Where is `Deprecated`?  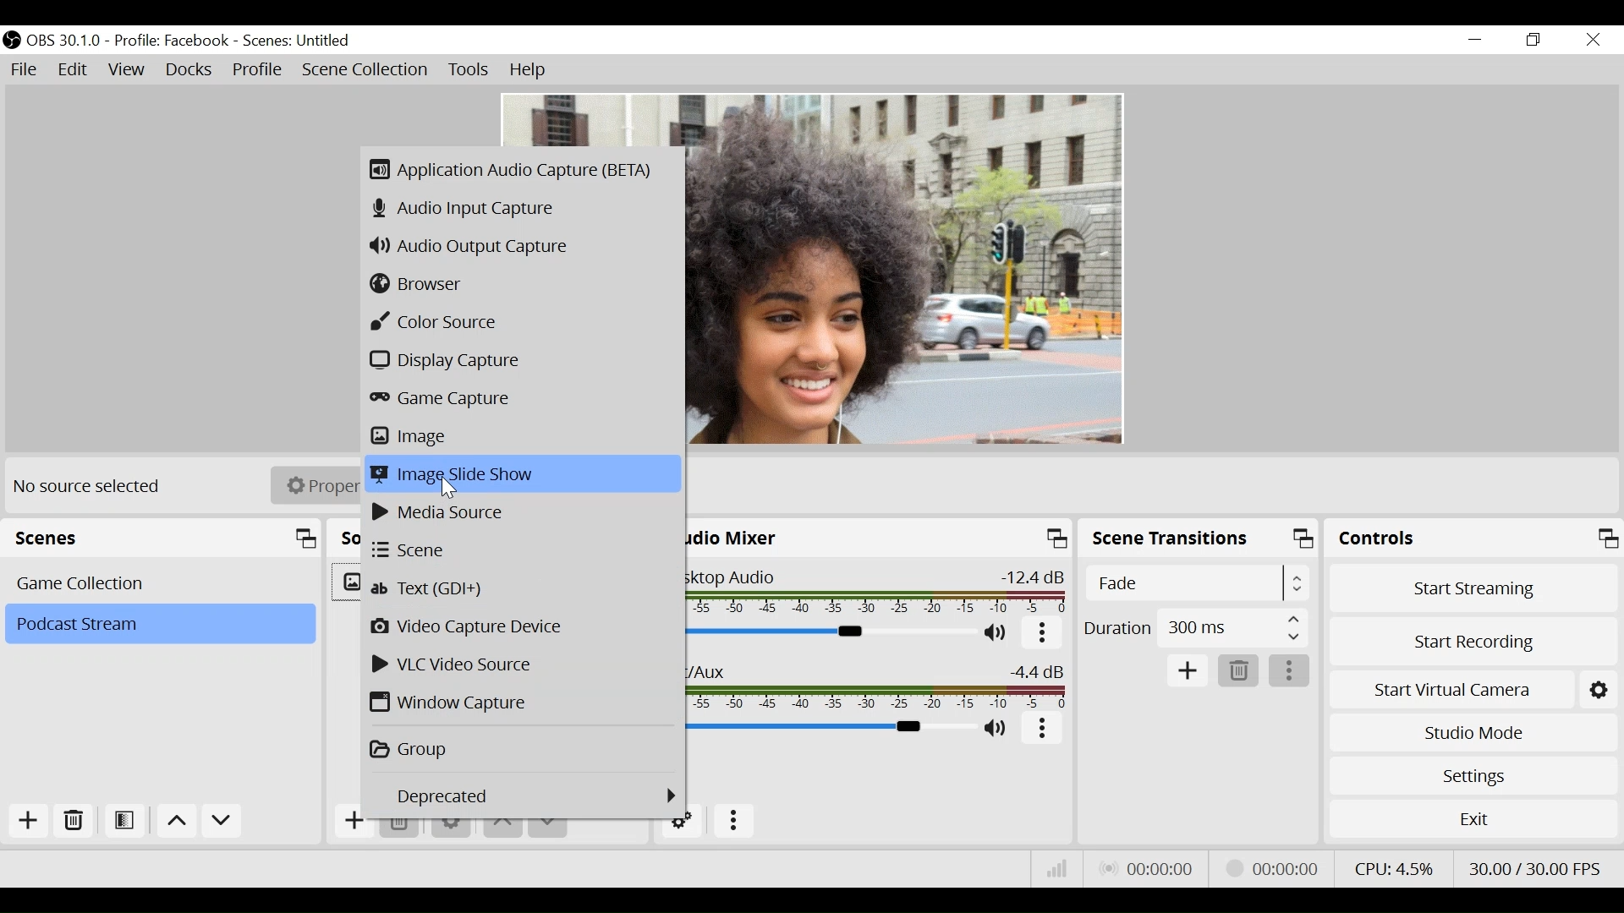
Deprecated is located at coordinates (536, 797).